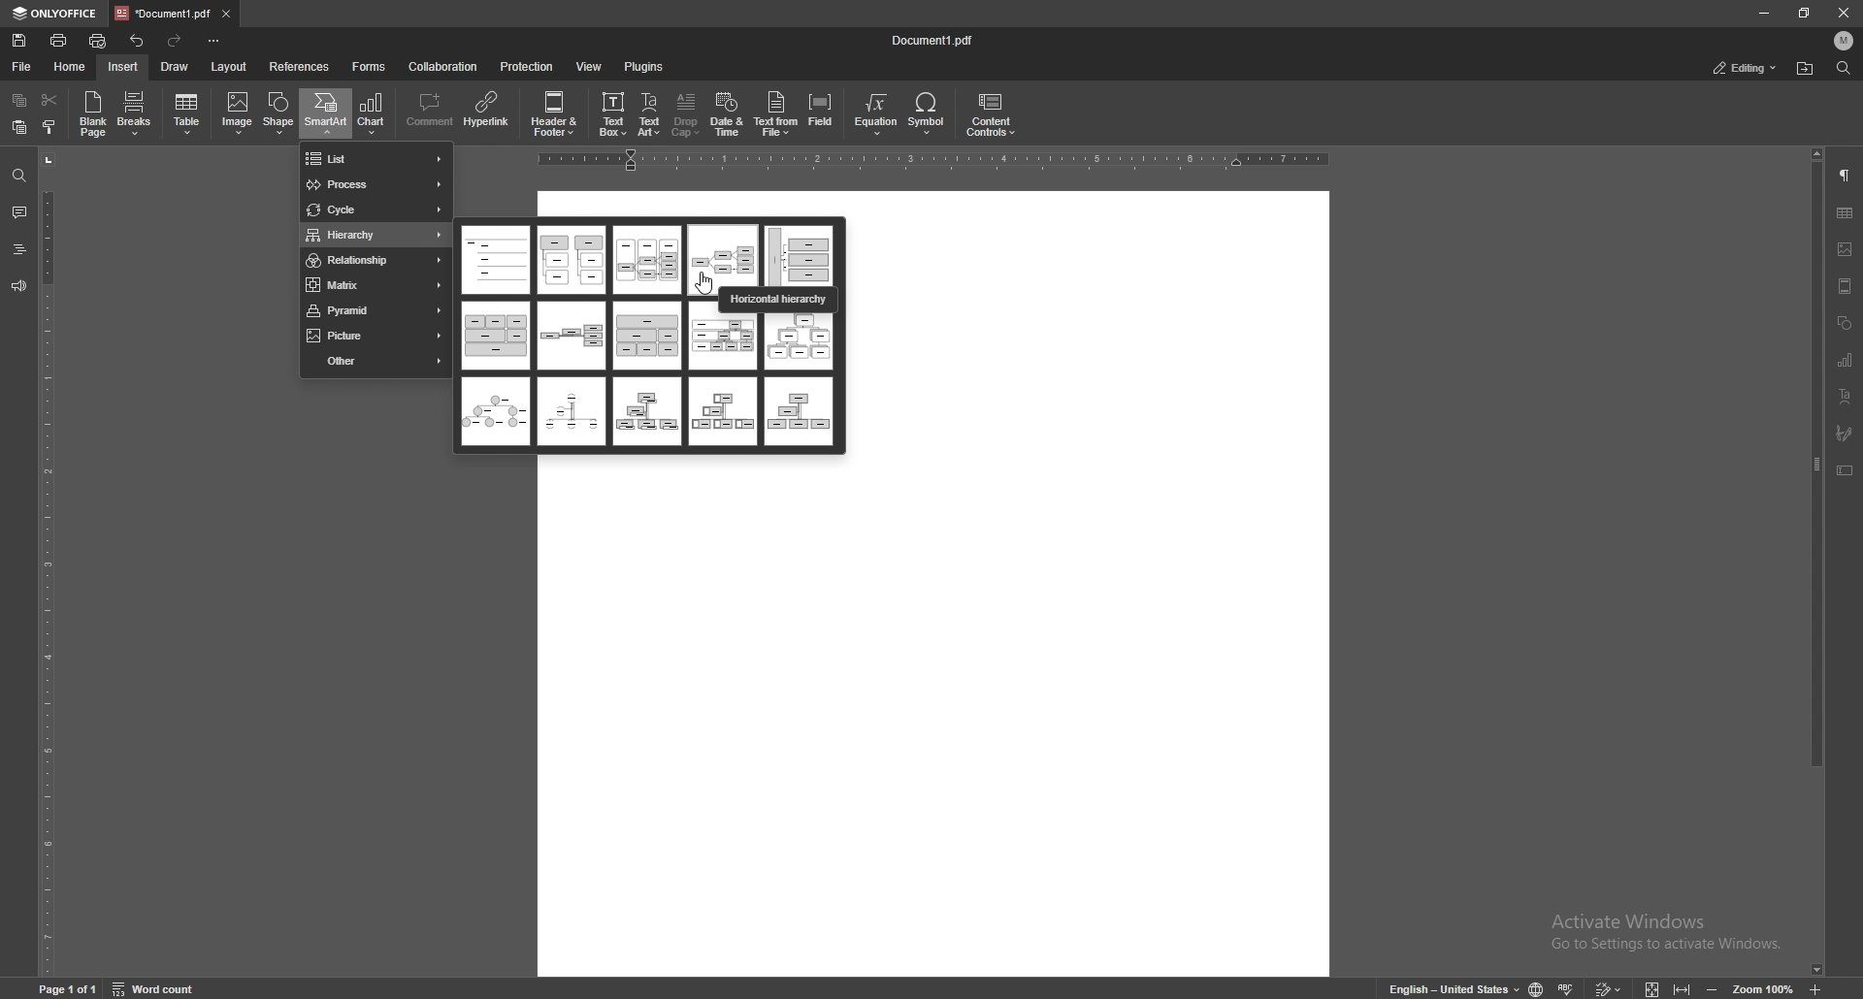  Describe the element at coordinates (645, 411) in the screenshot. I see `hierarchy smart art` at that location.